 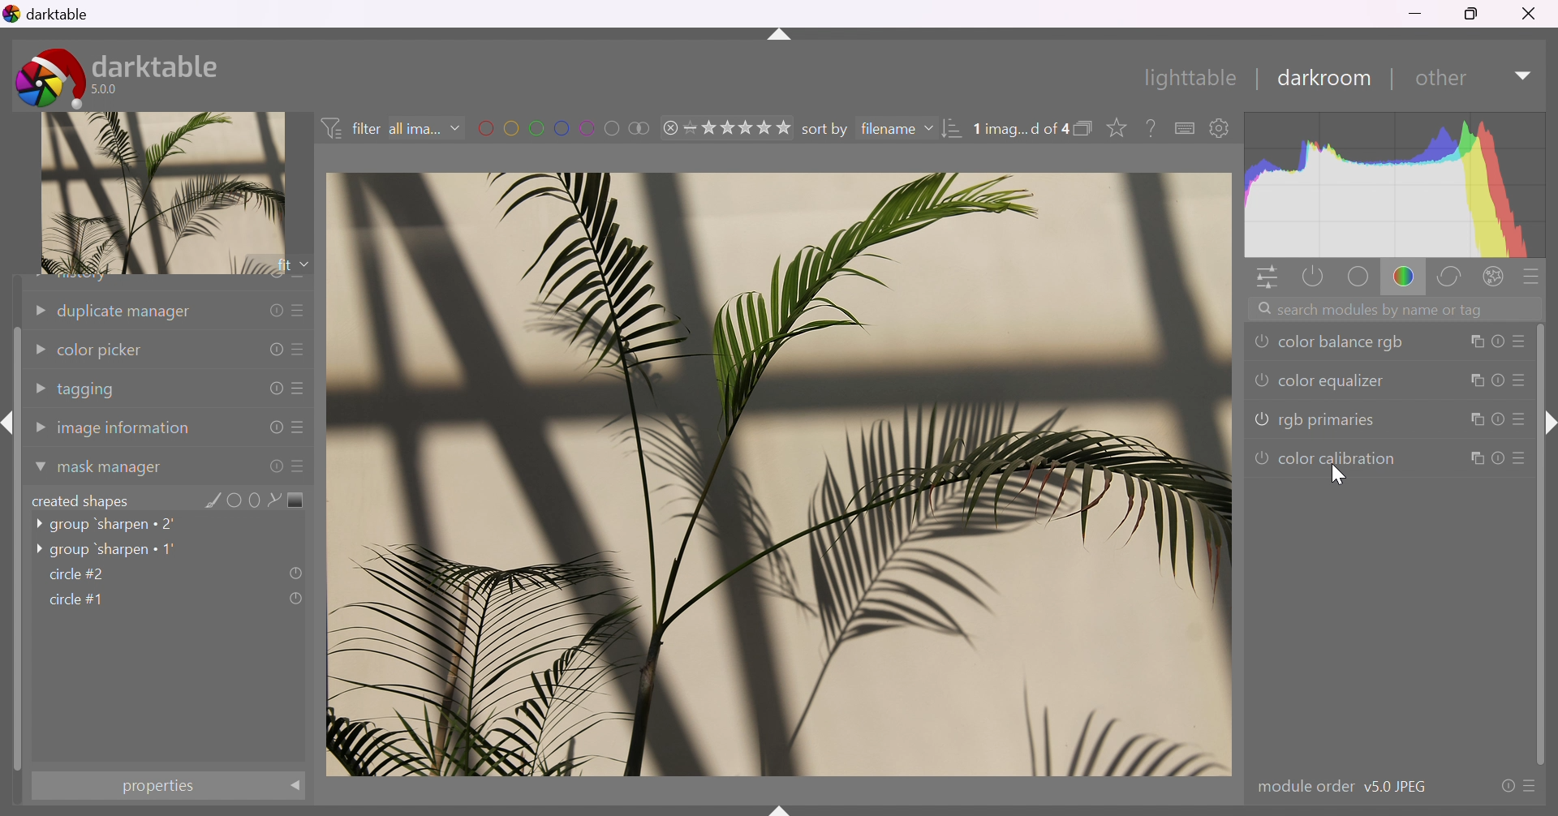 What do you see at coordinates (1374, 309) in the screenshot?
I see `search modules by name or tag` at bounding box center [1374, 309].